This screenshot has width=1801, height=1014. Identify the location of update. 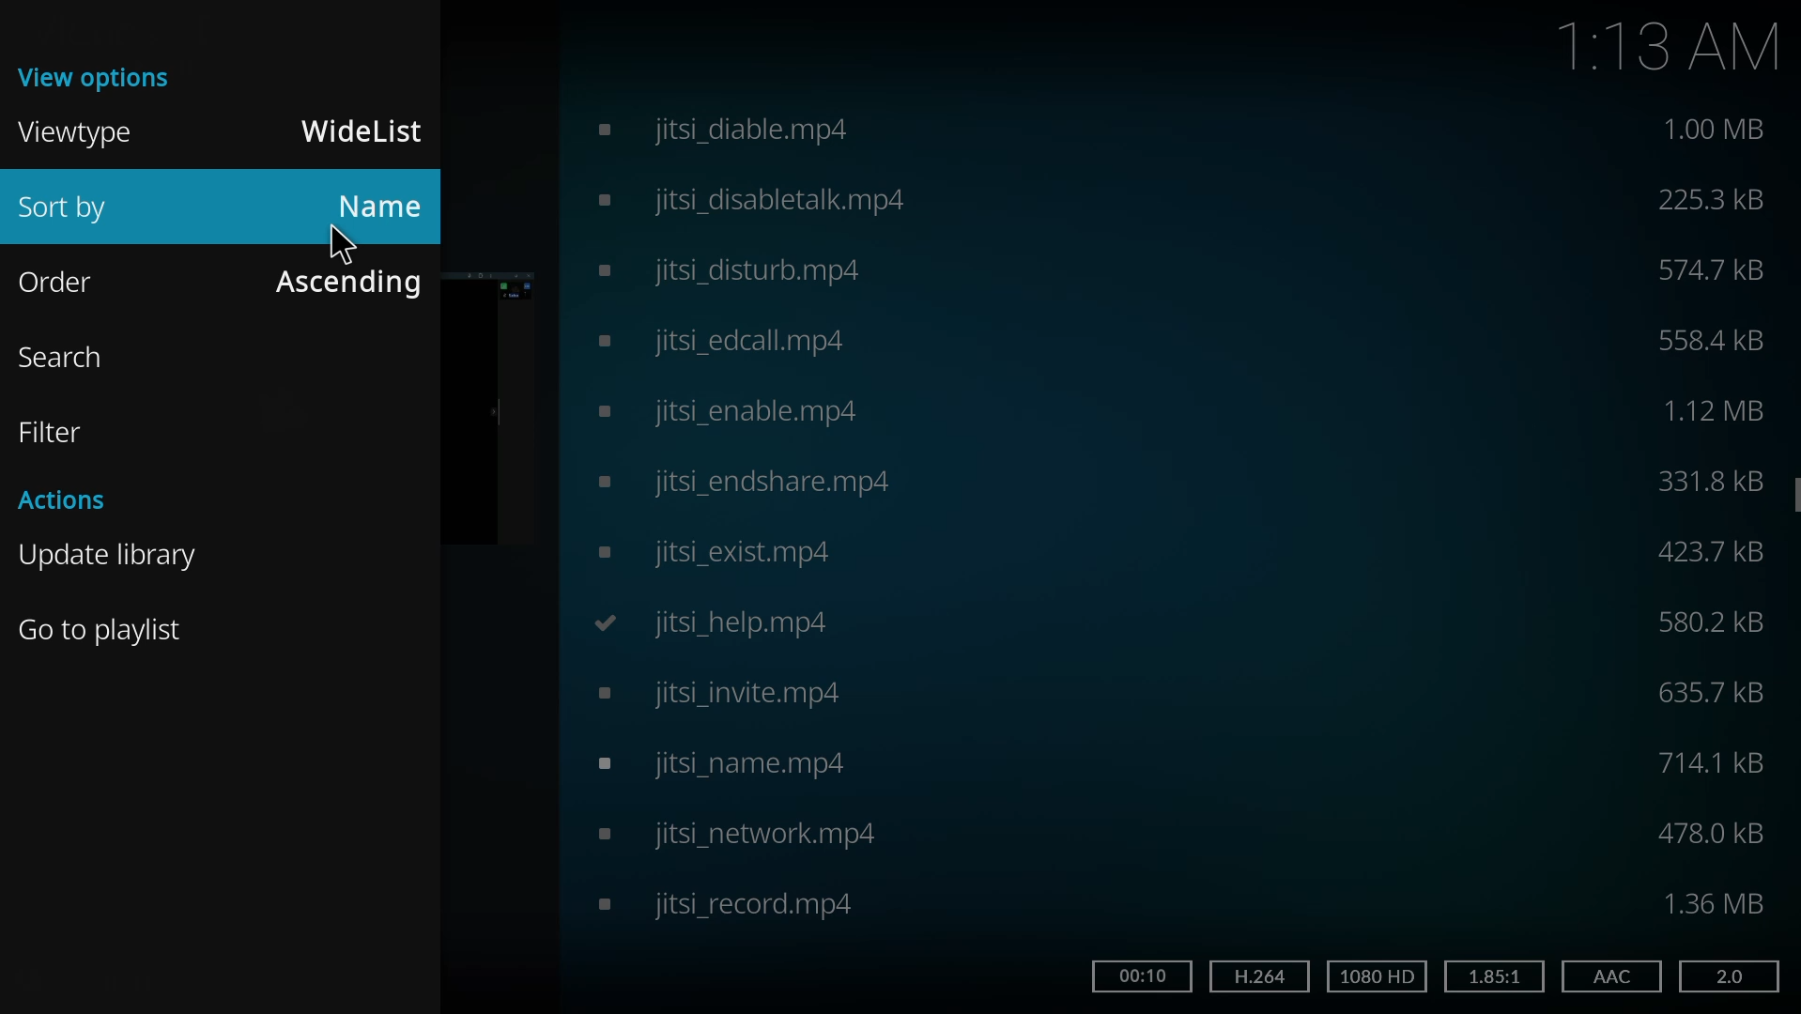
(110, 556).